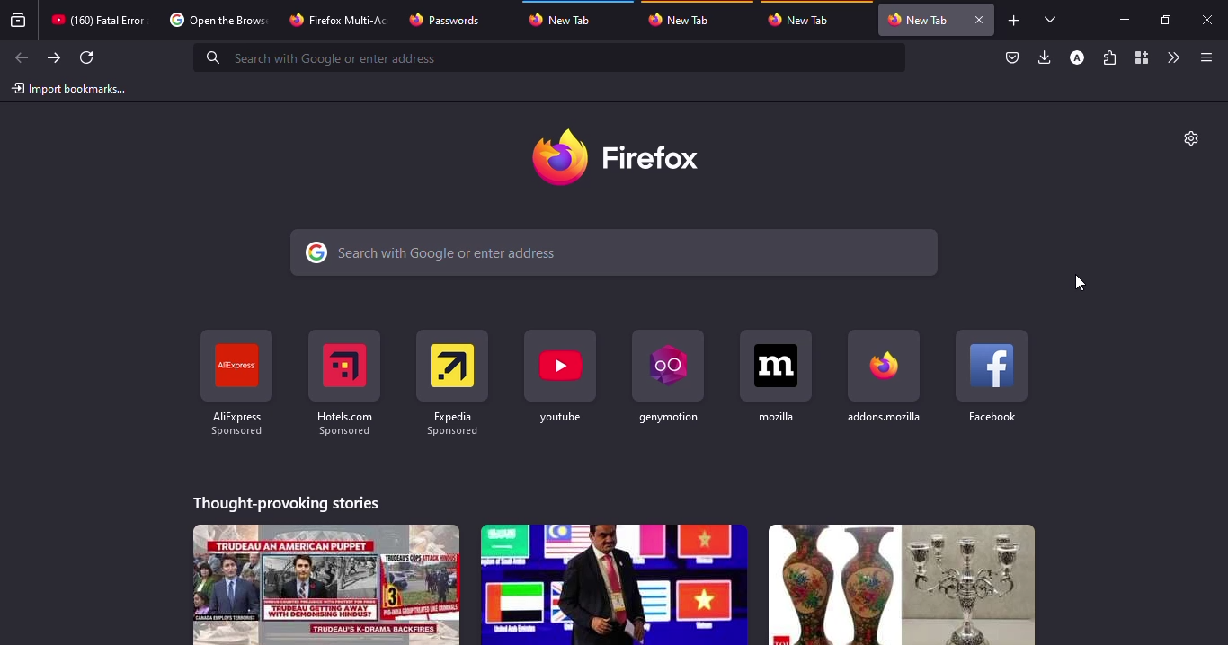  I want to click on settings, so click(1191, 138).